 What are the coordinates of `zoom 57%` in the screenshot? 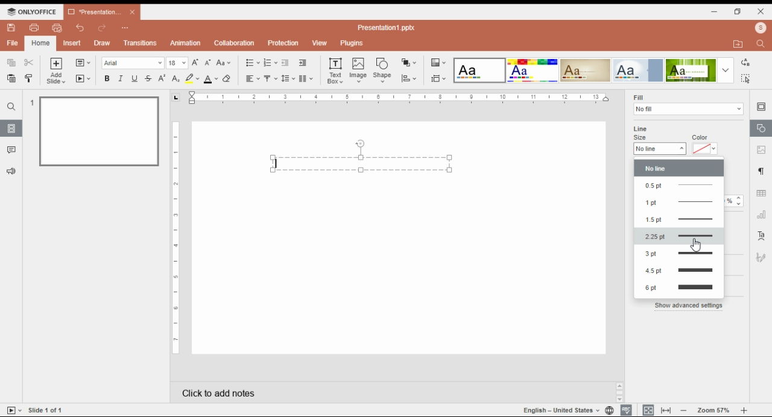 It's located at (713, 411).